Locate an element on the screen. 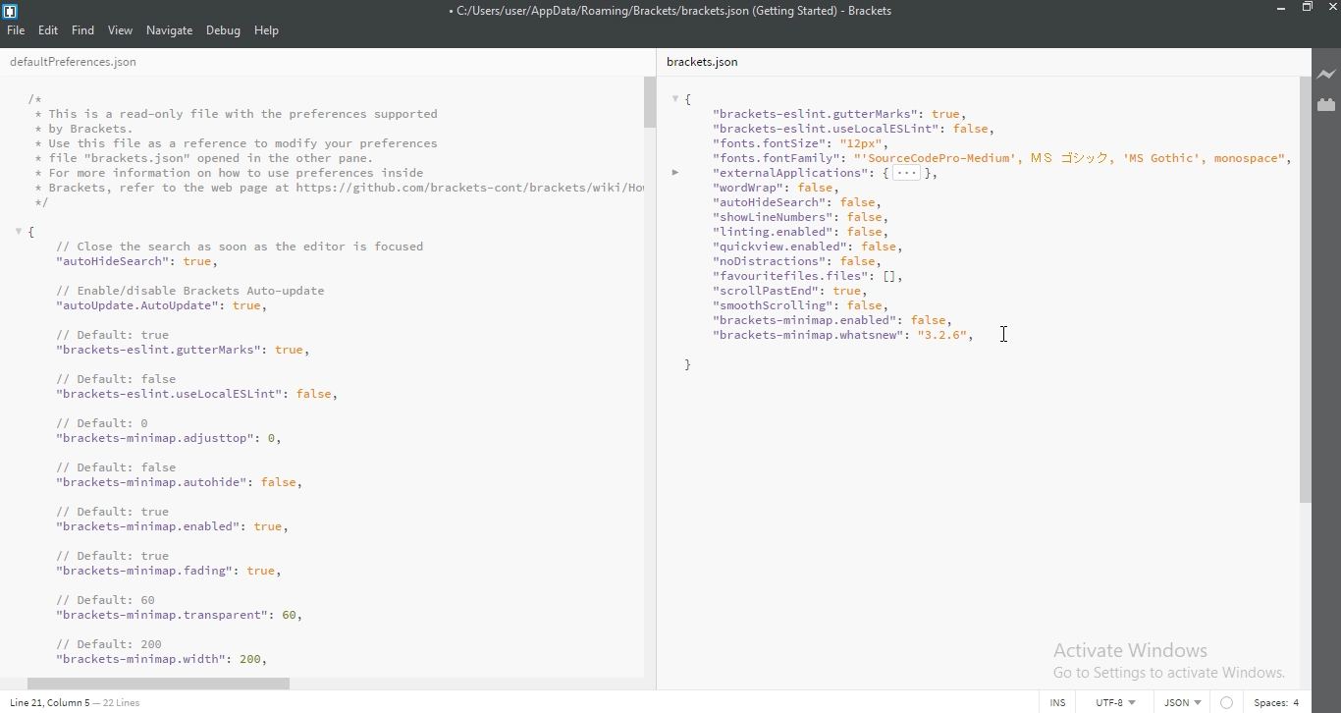 The image size is (1341, 713). View  is located at coordinates (121, 29).